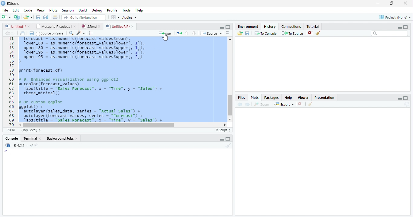 The image size is (413, 217). What do you see at coordinates (122, 125) in the screenshot?
I see `Scroll` at bounding box center [122, 125].